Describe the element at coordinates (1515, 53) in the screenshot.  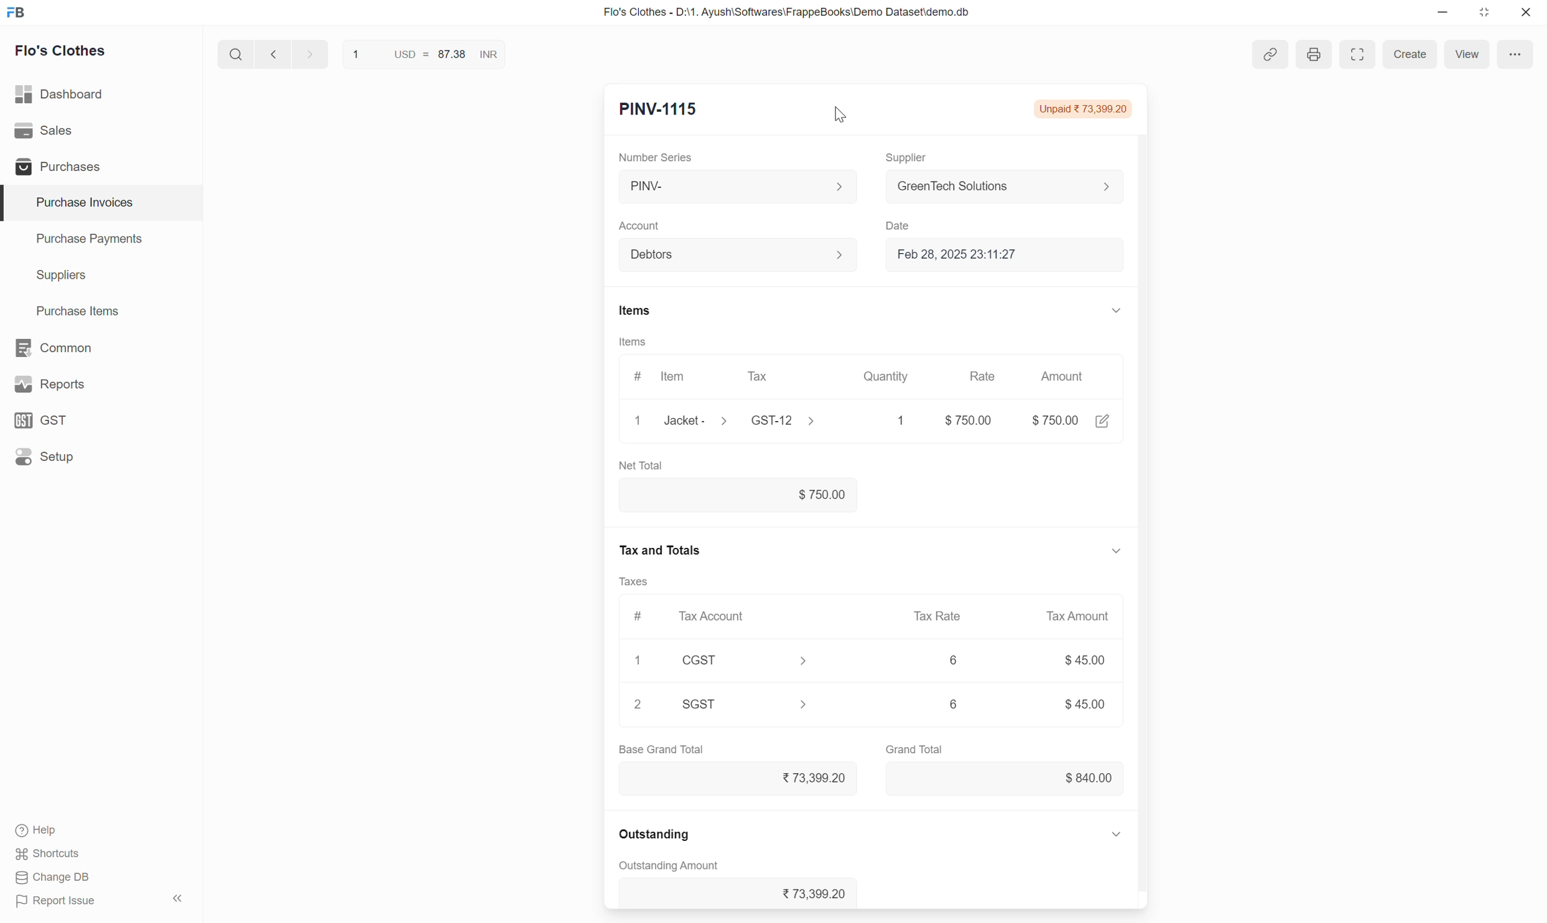
I see `More options` at that location.